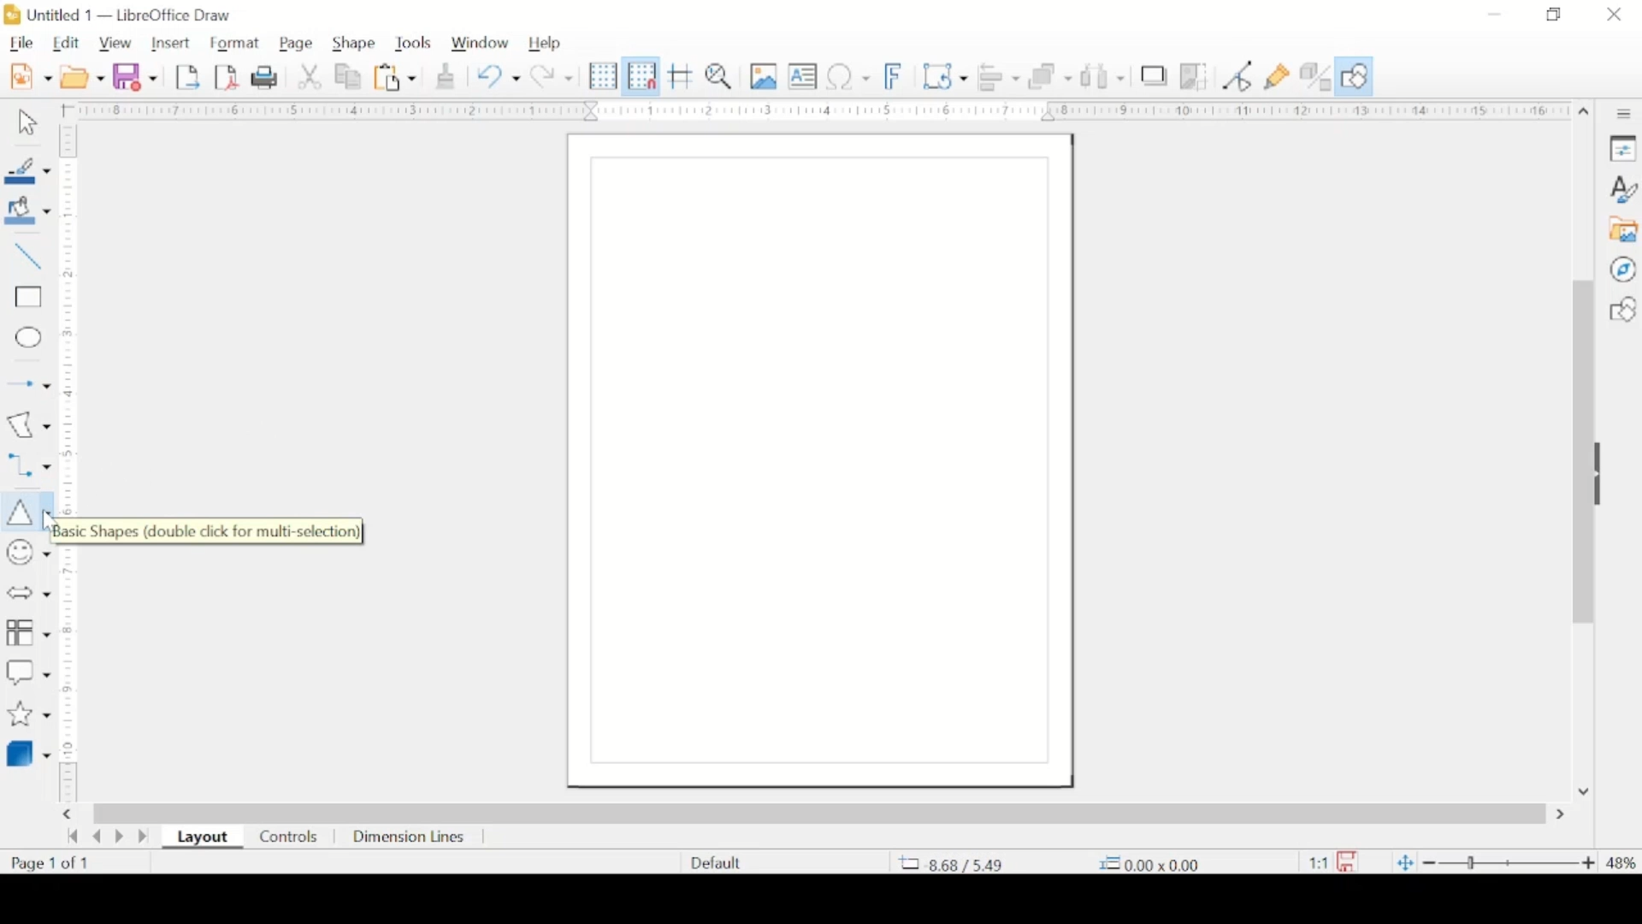 The image size is (1642, 924). I want to click on cut, so click(310, 77).